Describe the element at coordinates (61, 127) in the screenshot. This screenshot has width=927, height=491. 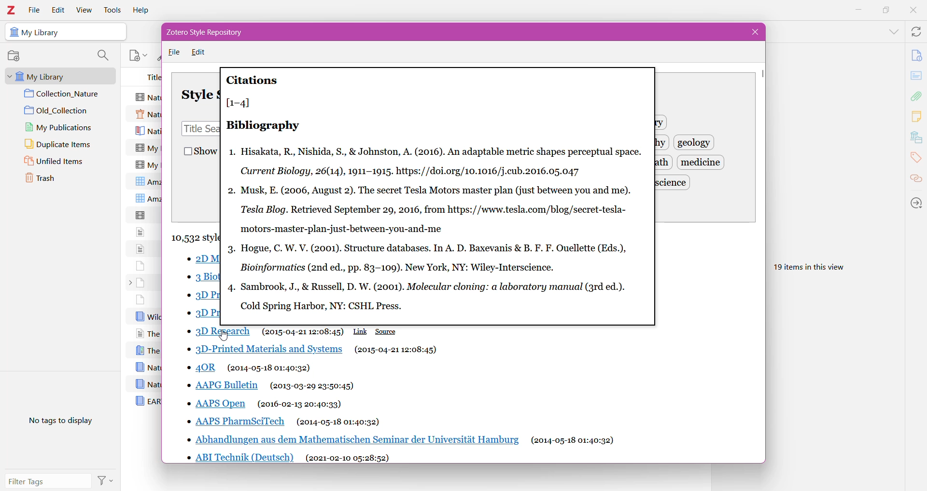
I see `My Publications` at that location.